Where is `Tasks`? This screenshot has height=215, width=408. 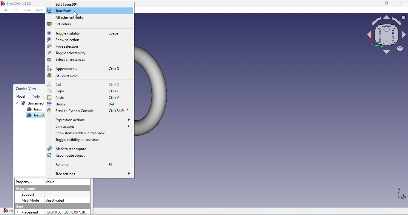 Tasks is located at coordinates (34, 97).